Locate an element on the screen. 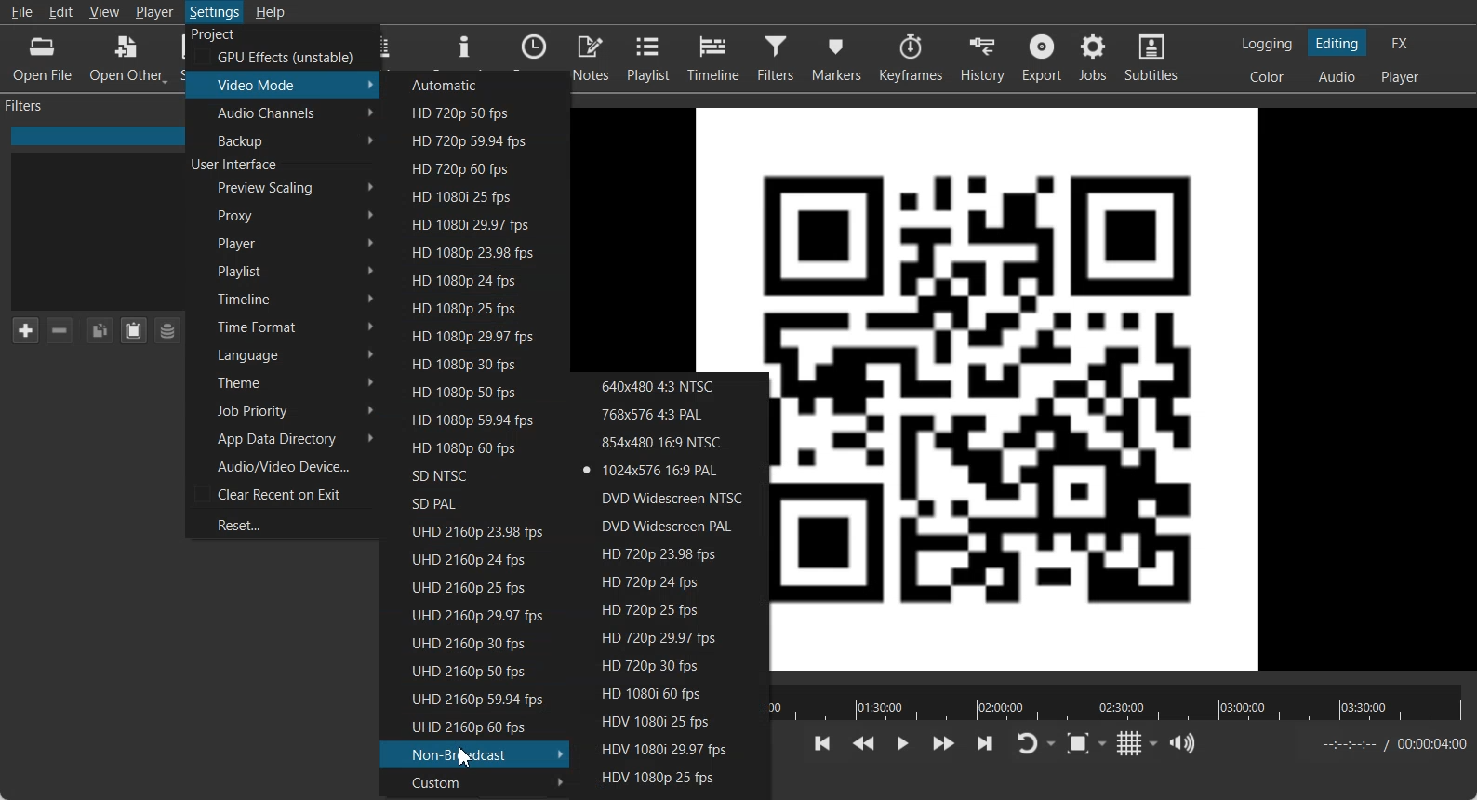  HD 1080i 25 fps is located at coordinates (471, 196).